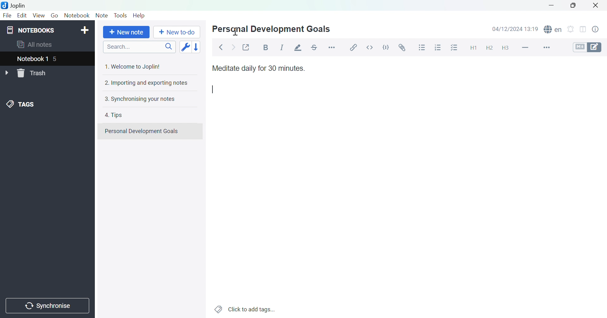 Image resolution: width=607 pixels, height=318 pixels. I want to click on Numbered list, so click(437, 48).